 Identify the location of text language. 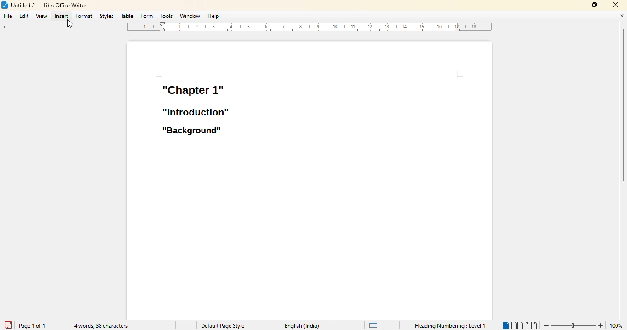
(302, 326).